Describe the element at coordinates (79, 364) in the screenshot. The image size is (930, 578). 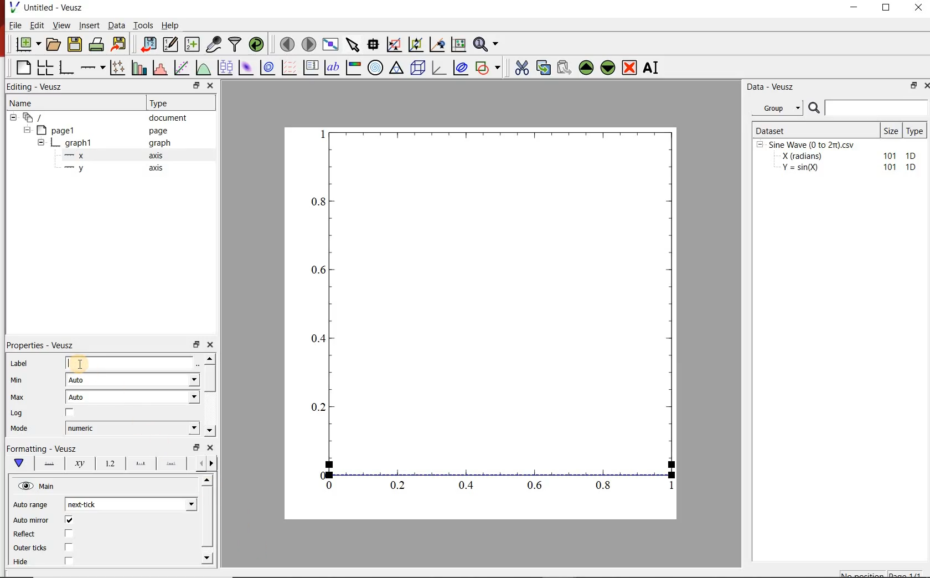
I see `Cursor` at that location.